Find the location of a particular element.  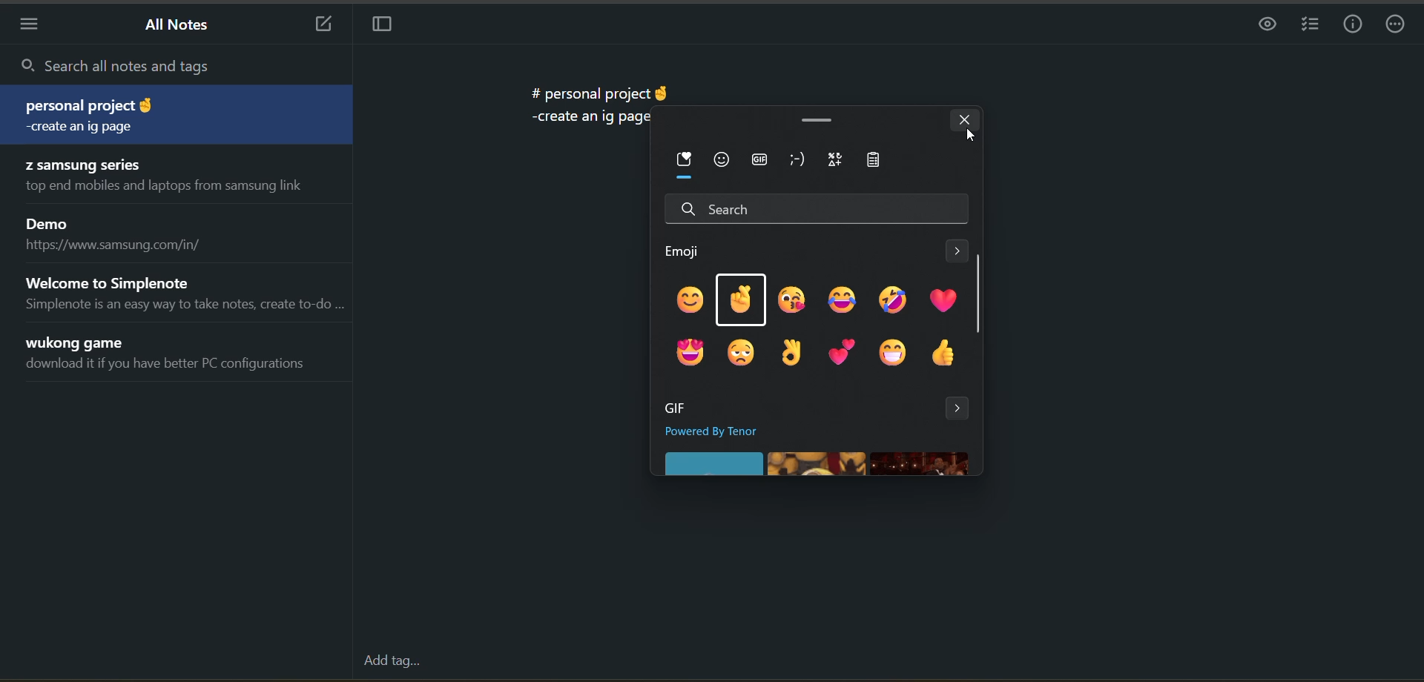

kaomoji is located at coordinates (801, 160).